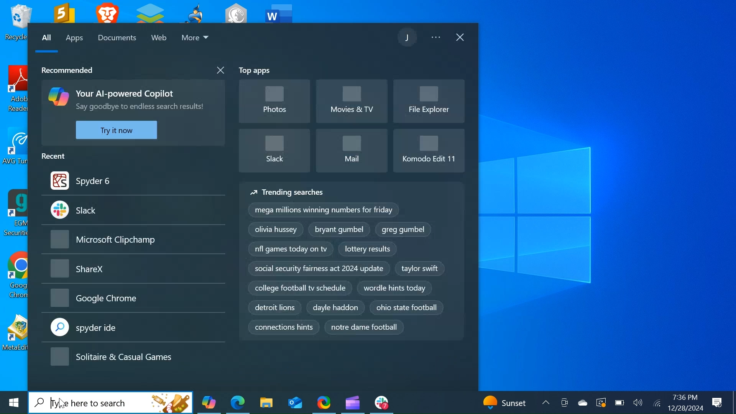 Image resolution: width=736 pixels, height=414 pixels. What do you see at coordinates (461, 38) in the screenshot?
I see `Close` at bounding box center [461, 38].